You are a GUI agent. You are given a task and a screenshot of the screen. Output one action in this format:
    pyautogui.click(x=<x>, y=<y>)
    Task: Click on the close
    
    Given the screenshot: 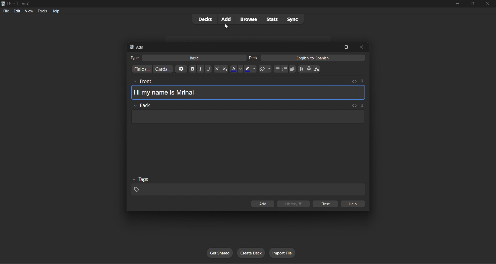 What is the action you would take?
    pyautogui.click(x=324, y=204)
    